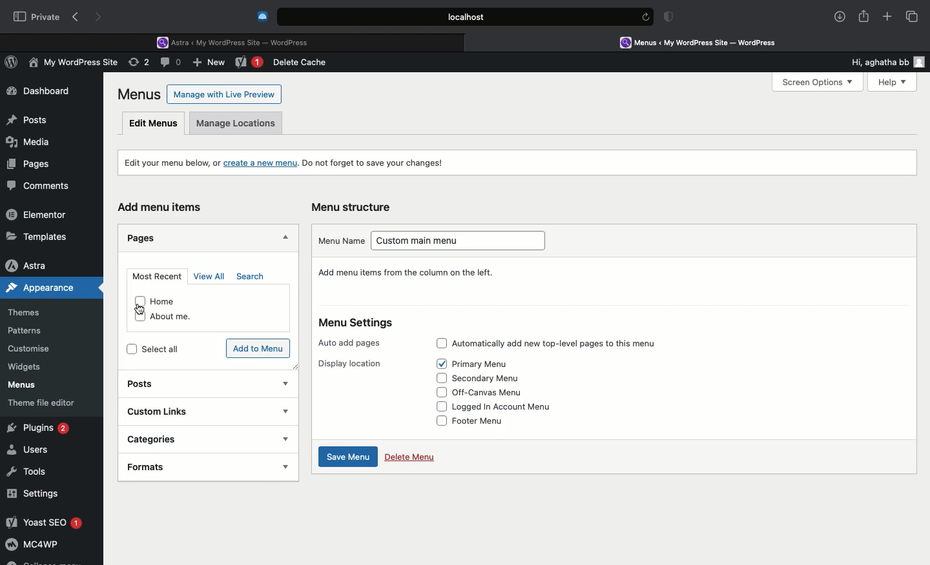  I want to click on New, so click(249, 63).